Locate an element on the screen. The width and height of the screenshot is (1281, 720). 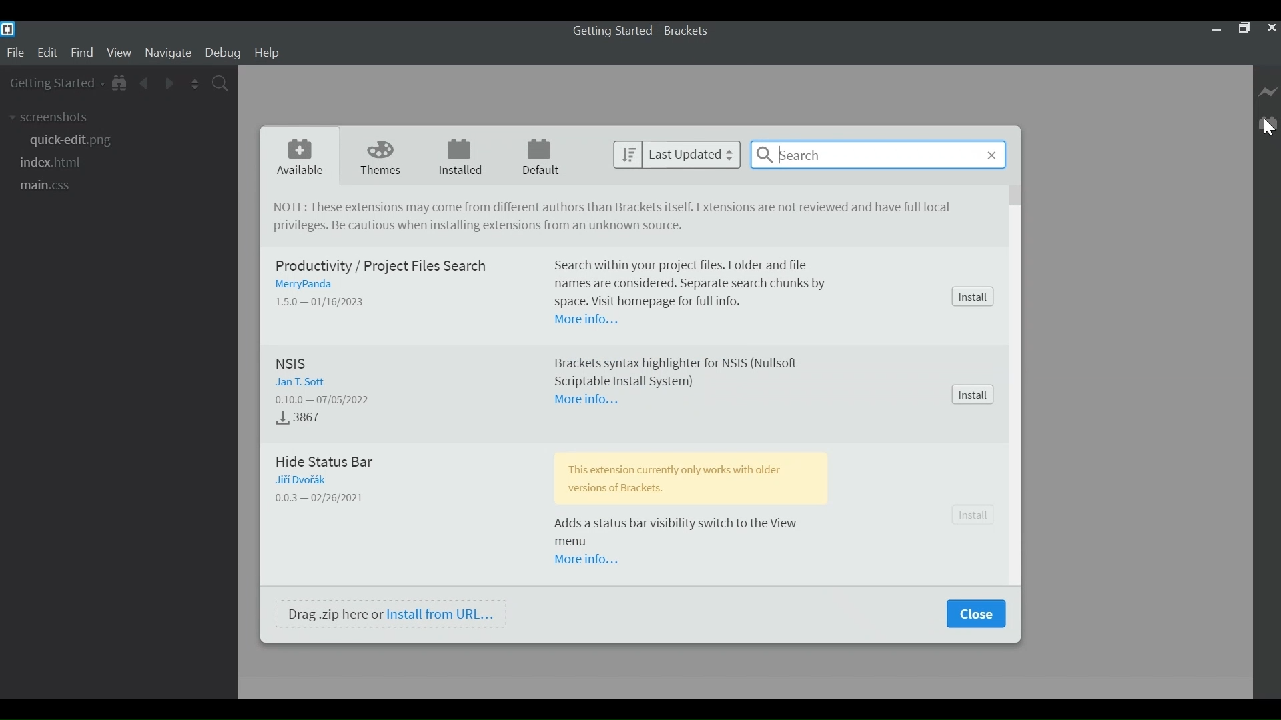
NSIS is located at coordinates (293, 364).